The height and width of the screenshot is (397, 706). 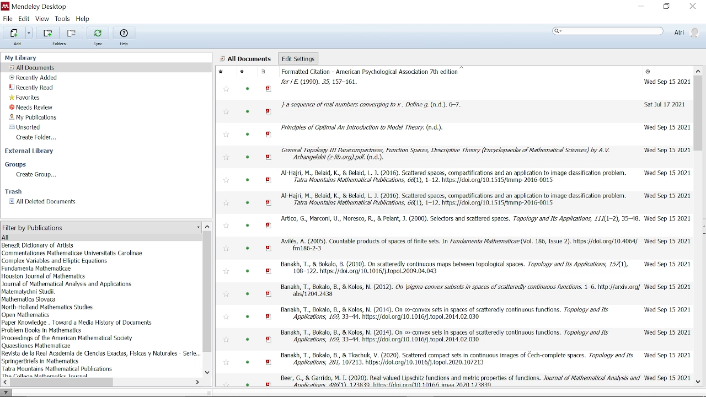 I want to click on Trash, so click(x=13, y=191).